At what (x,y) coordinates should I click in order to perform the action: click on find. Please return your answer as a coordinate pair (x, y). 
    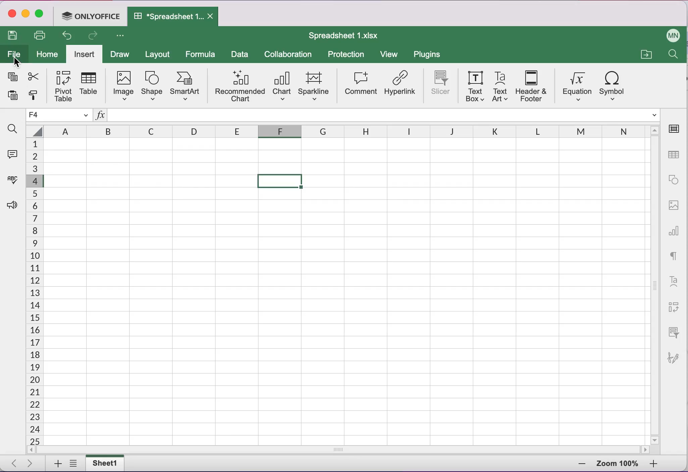
    Looking at the image, I should click on (13, 128).